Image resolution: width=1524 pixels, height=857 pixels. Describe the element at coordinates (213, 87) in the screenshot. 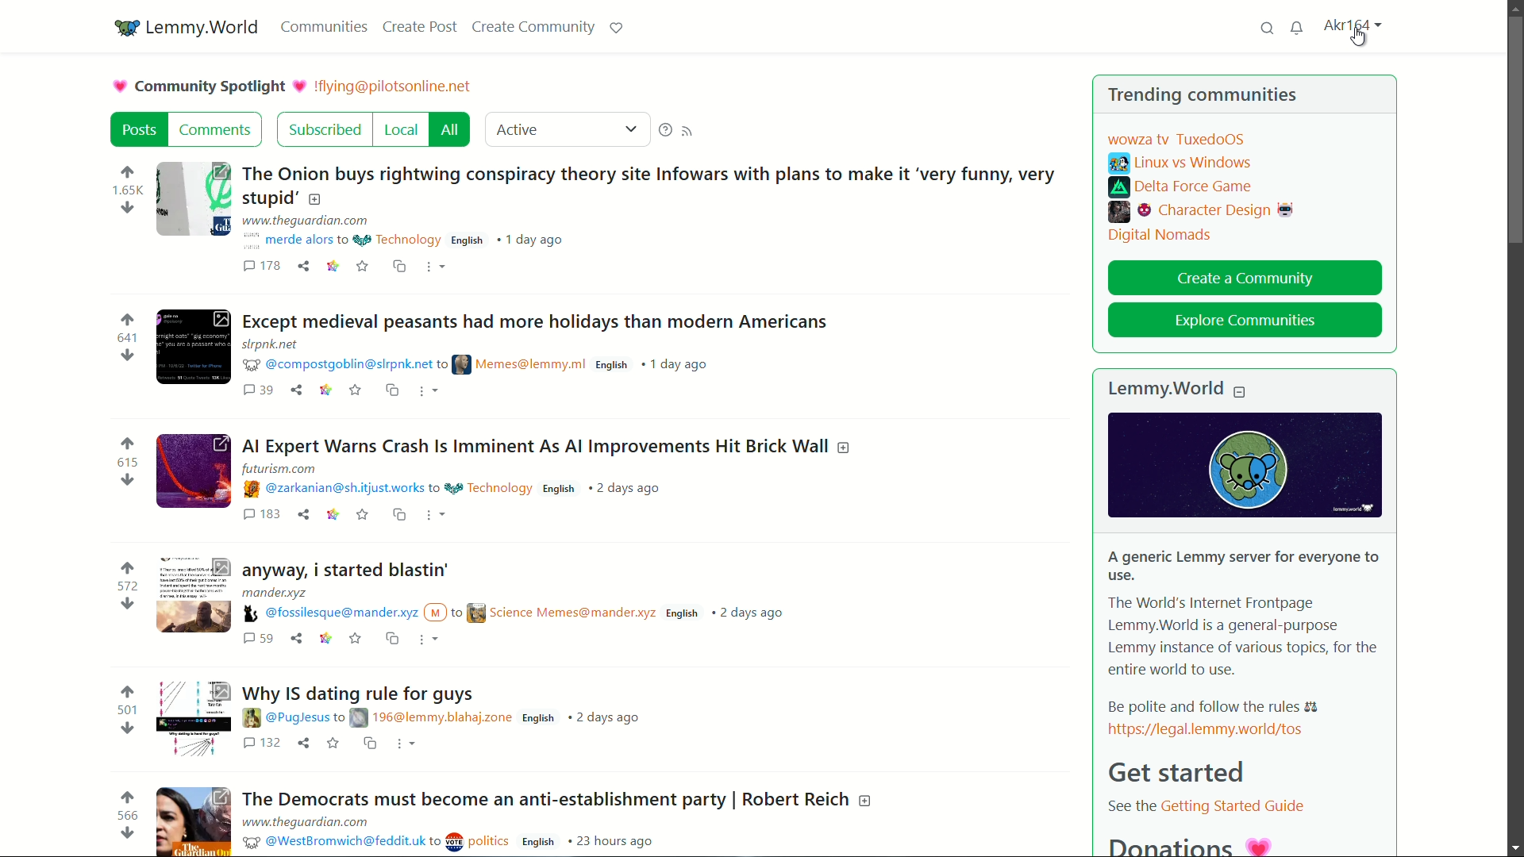

I see `community spotlight` at that location.